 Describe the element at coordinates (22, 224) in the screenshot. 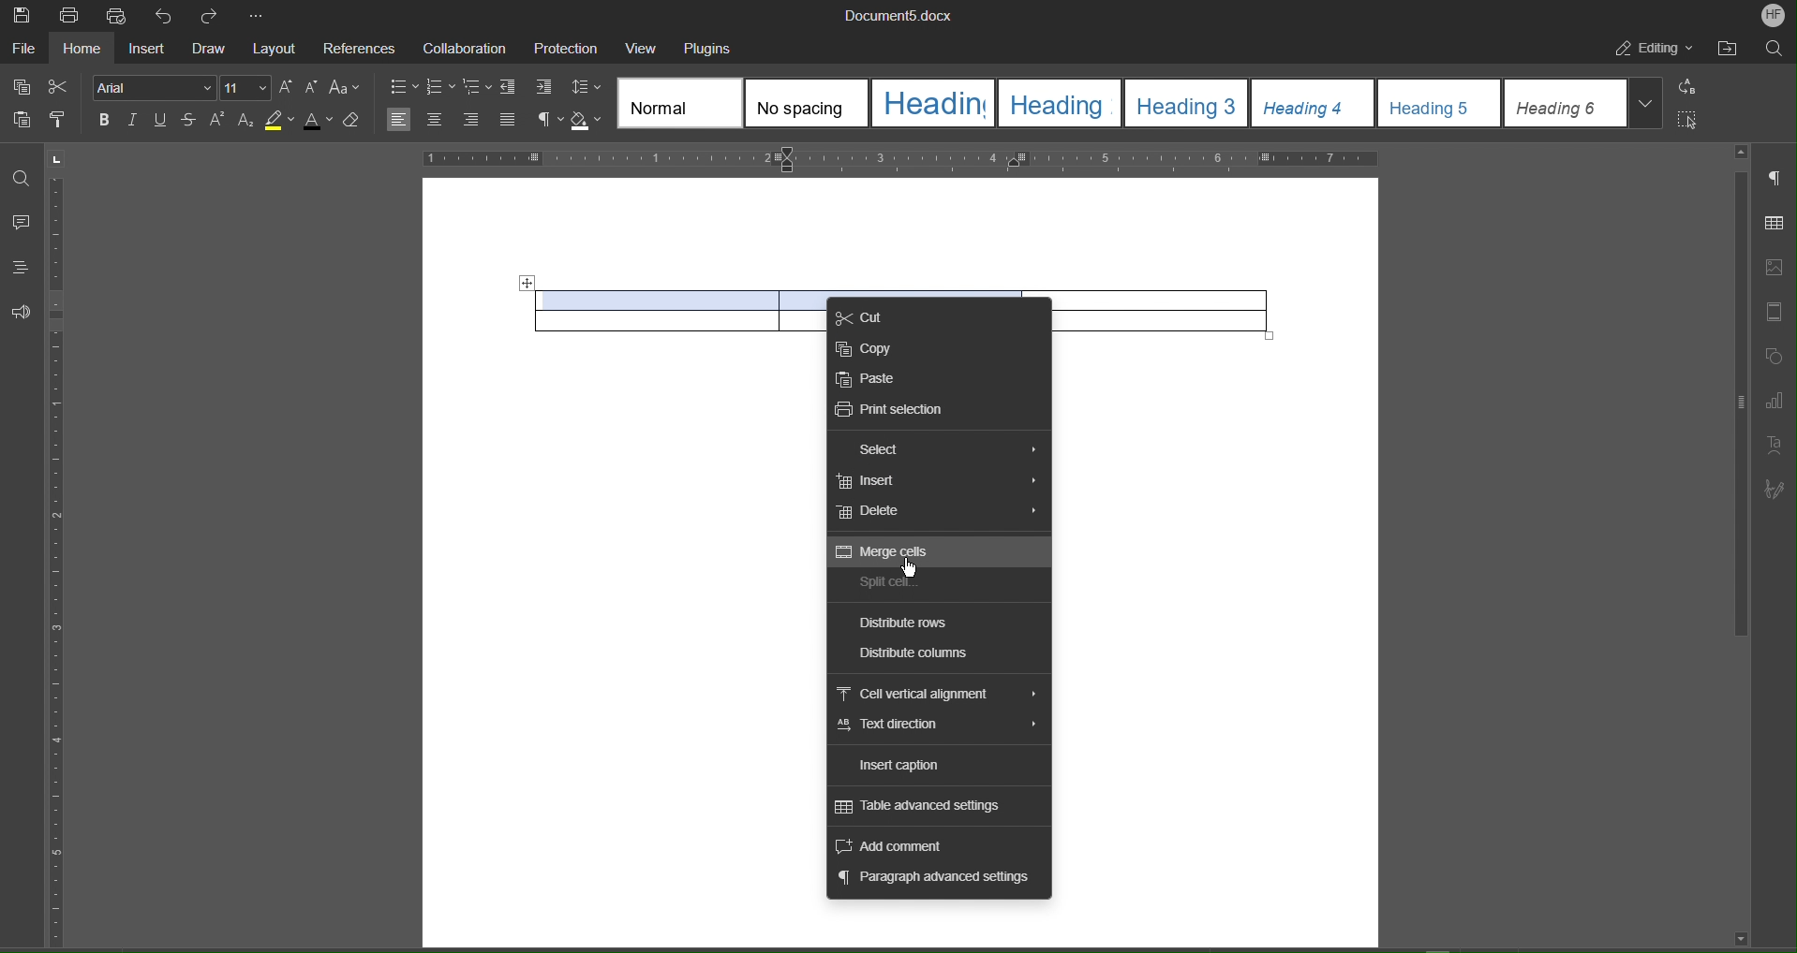

I see `Comment` at that location.